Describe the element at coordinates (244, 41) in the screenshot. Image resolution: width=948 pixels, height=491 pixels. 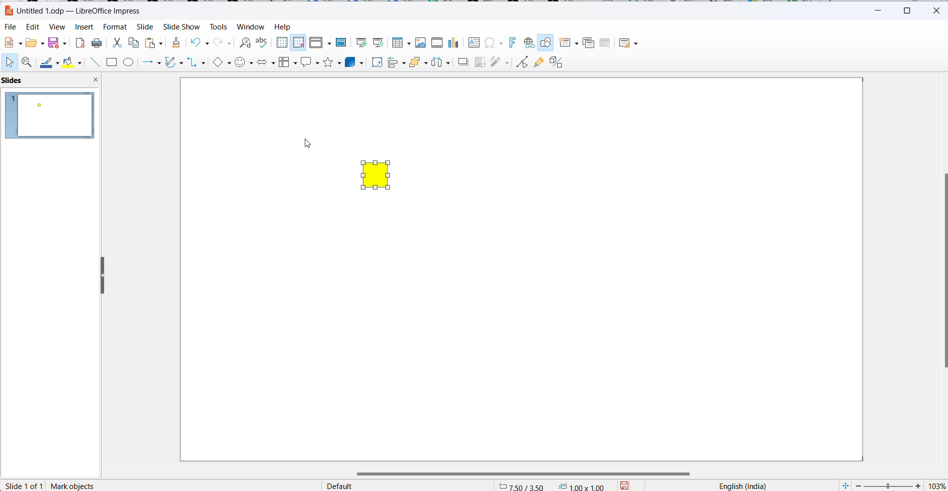
I see `find and replace` at that location.